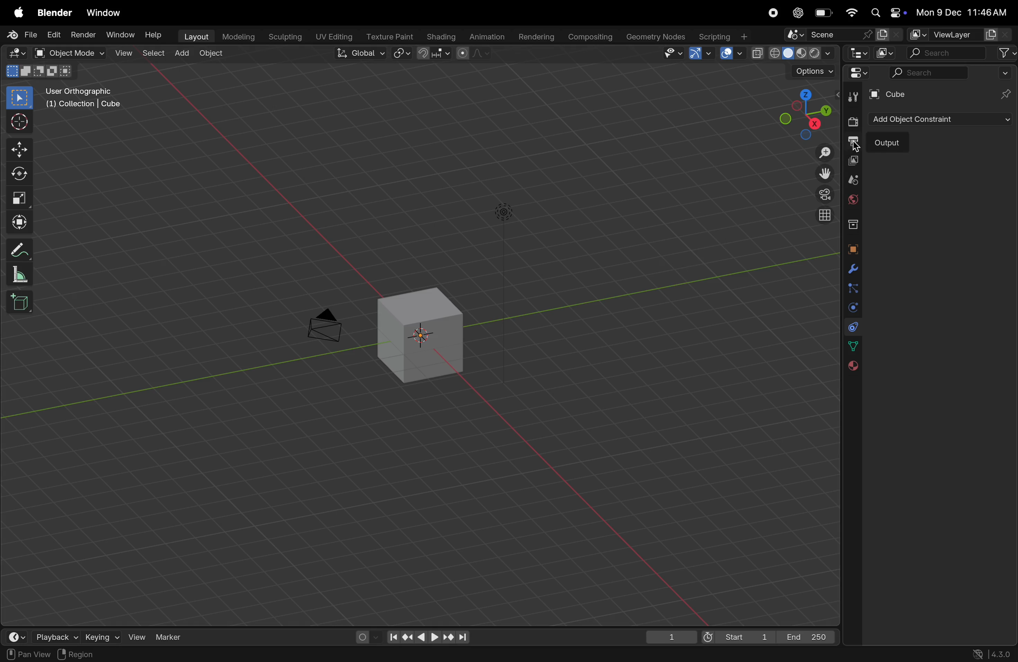  I want to click on show overlays, so click(728, 54).